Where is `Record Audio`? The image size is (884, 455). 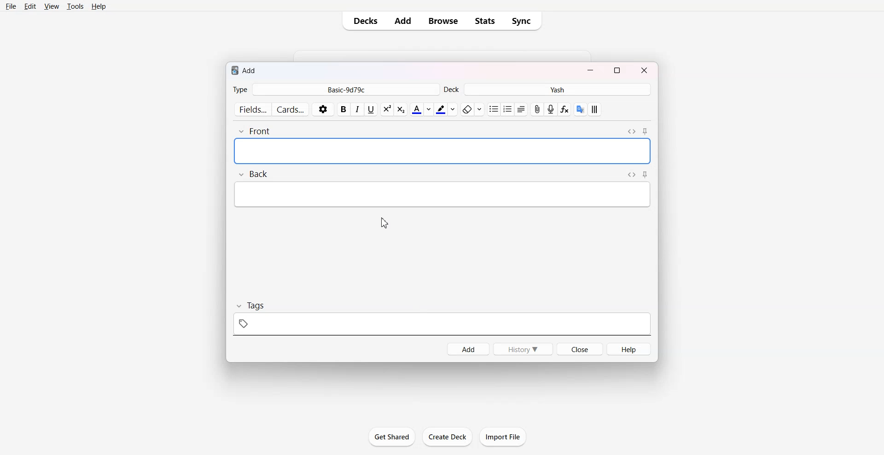 Record Audio is located at coordinates (551, 109).